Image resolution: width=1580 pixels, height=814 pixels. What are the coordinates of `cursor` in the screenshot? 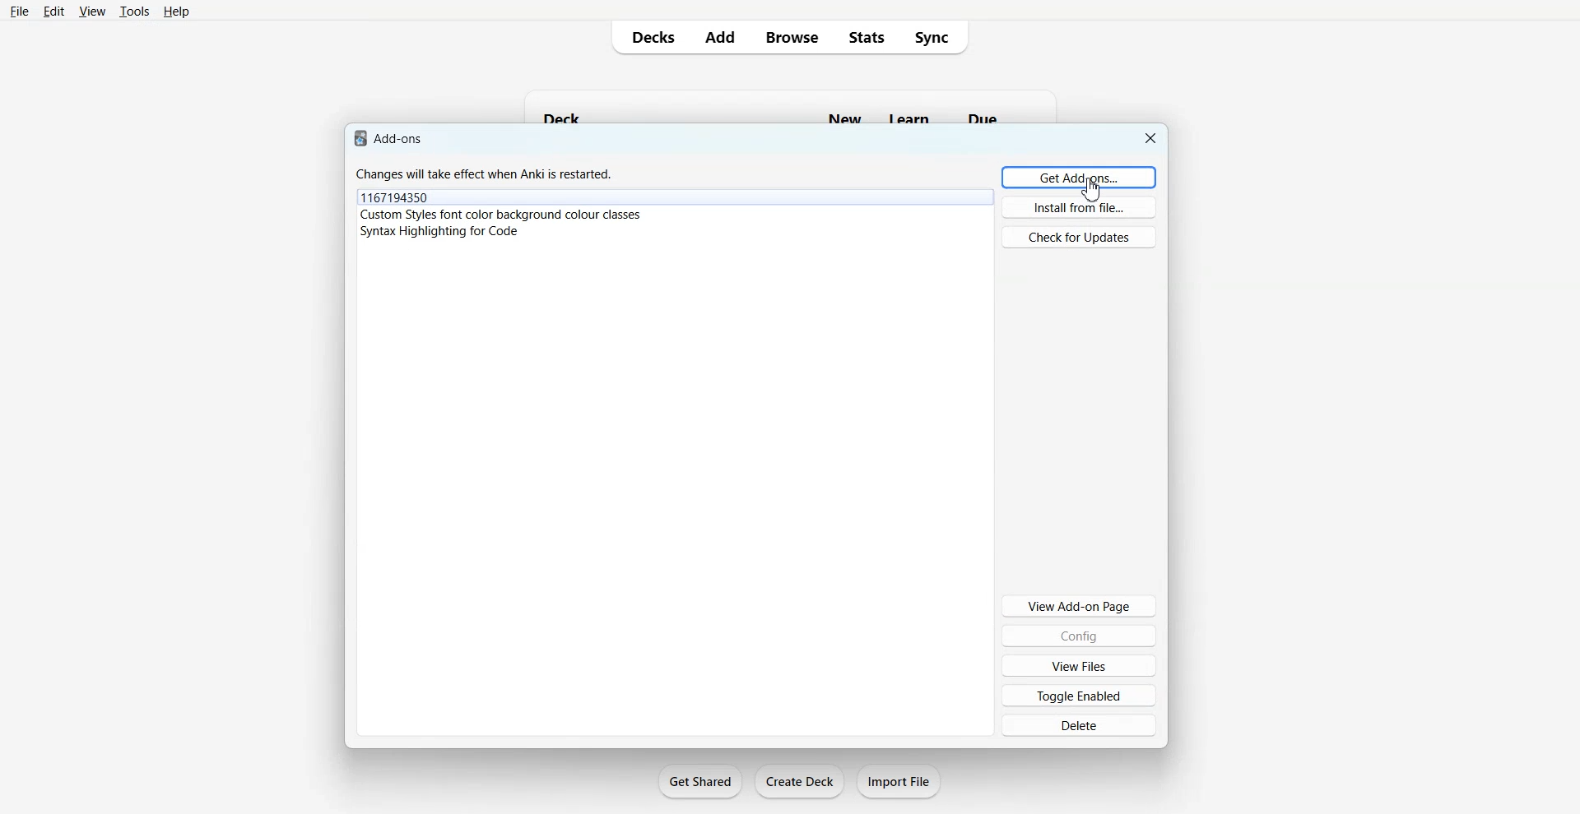 It's located at (1094, 192).